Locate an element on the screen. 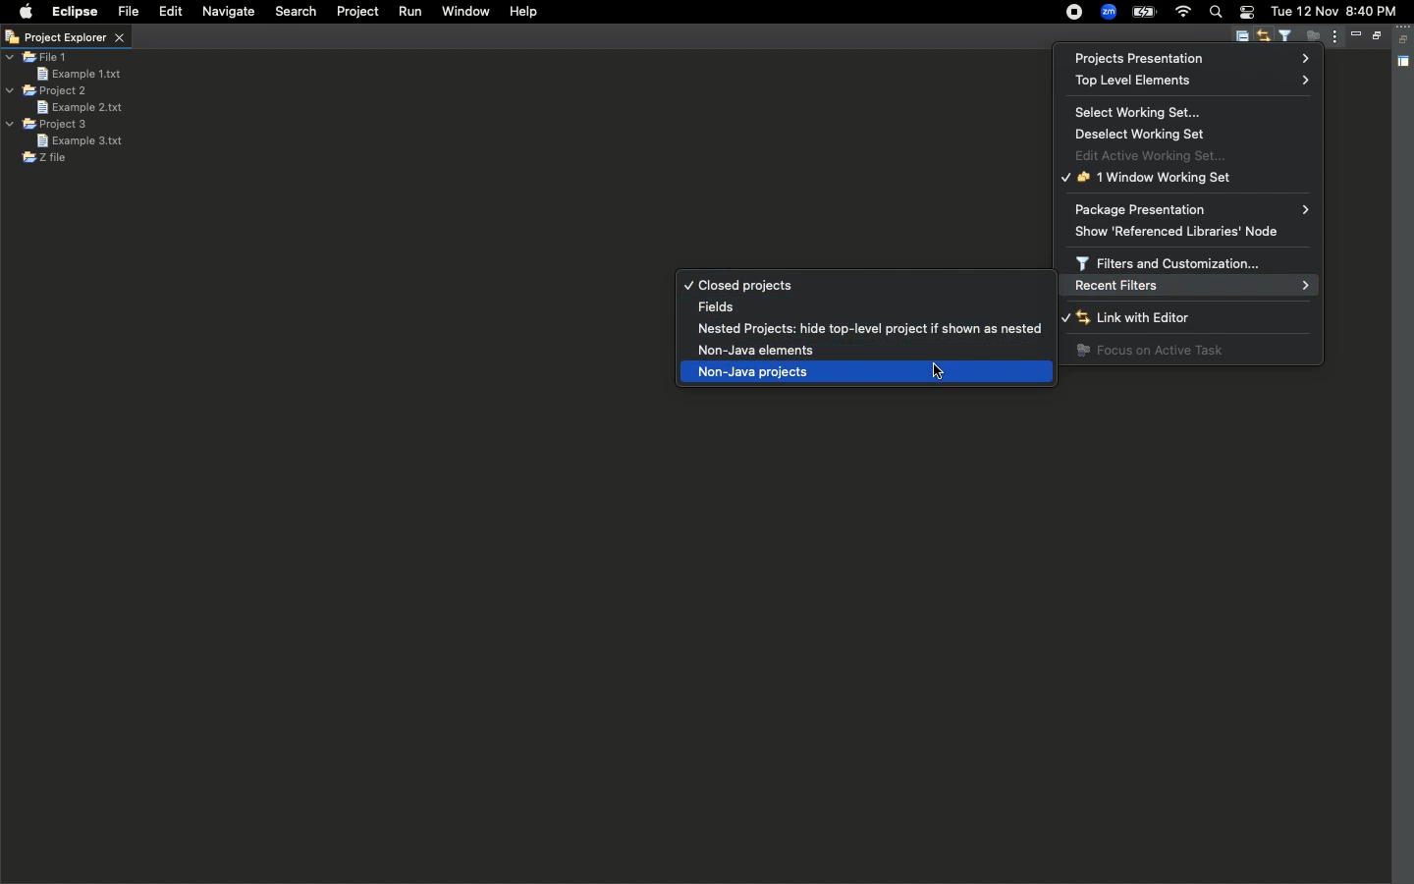 This screenshot has height=884, width=1414. Non-java elements is located at coordinates (759, 351).